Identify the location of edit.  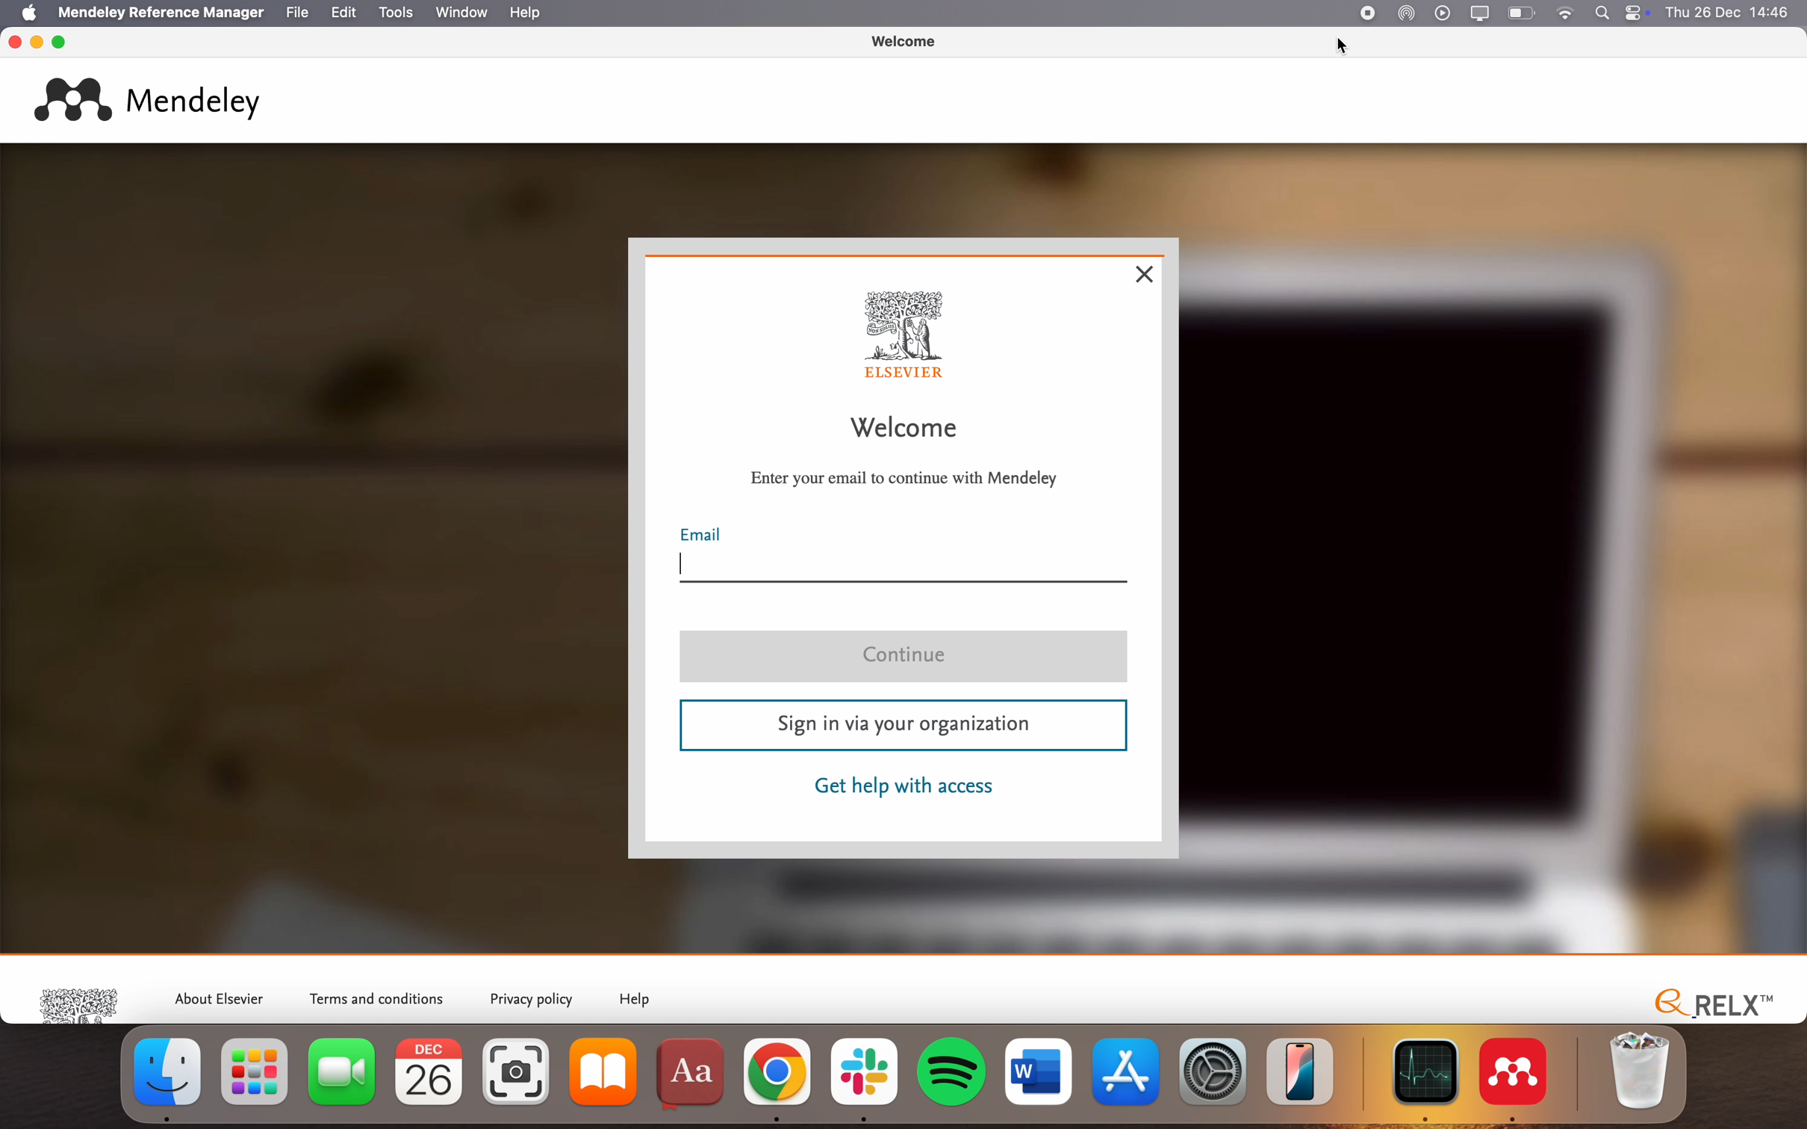
(341, 12).